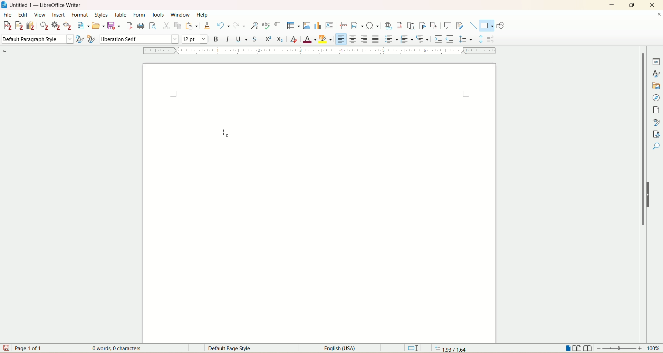 The image size is (663, 353). I want to click on manage changes, so click(657, 134).